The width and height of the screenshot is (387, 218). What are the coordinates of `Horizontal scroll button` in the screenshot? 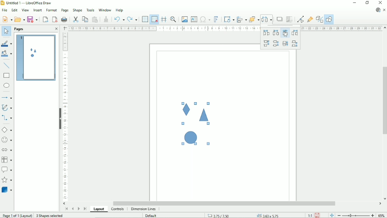 It's located at (65, 203).